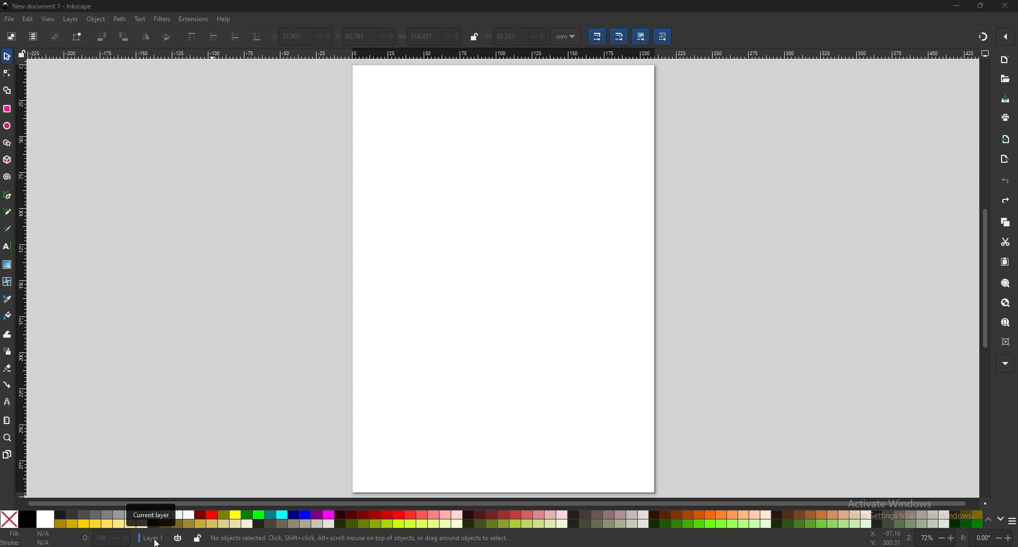 Image resolution: width=1018 pixels, height=547 pixels. I want to click on export, so click(1004, 158).